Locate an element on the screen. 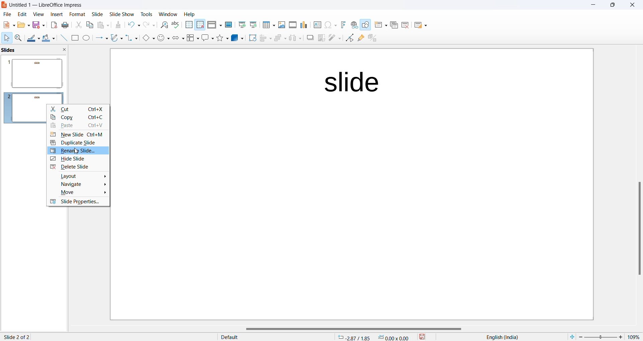 This screenshot has width=643, height=341. connectors is located at coordinates (130, 38).